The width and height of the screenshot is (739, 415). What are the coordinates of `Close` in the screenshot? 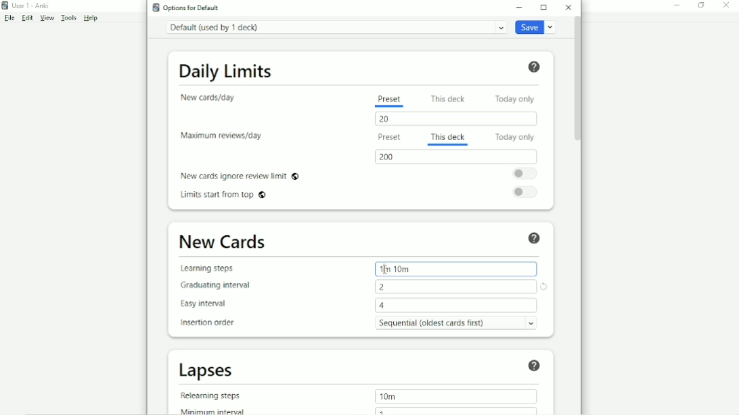 It's located at (728, 5).